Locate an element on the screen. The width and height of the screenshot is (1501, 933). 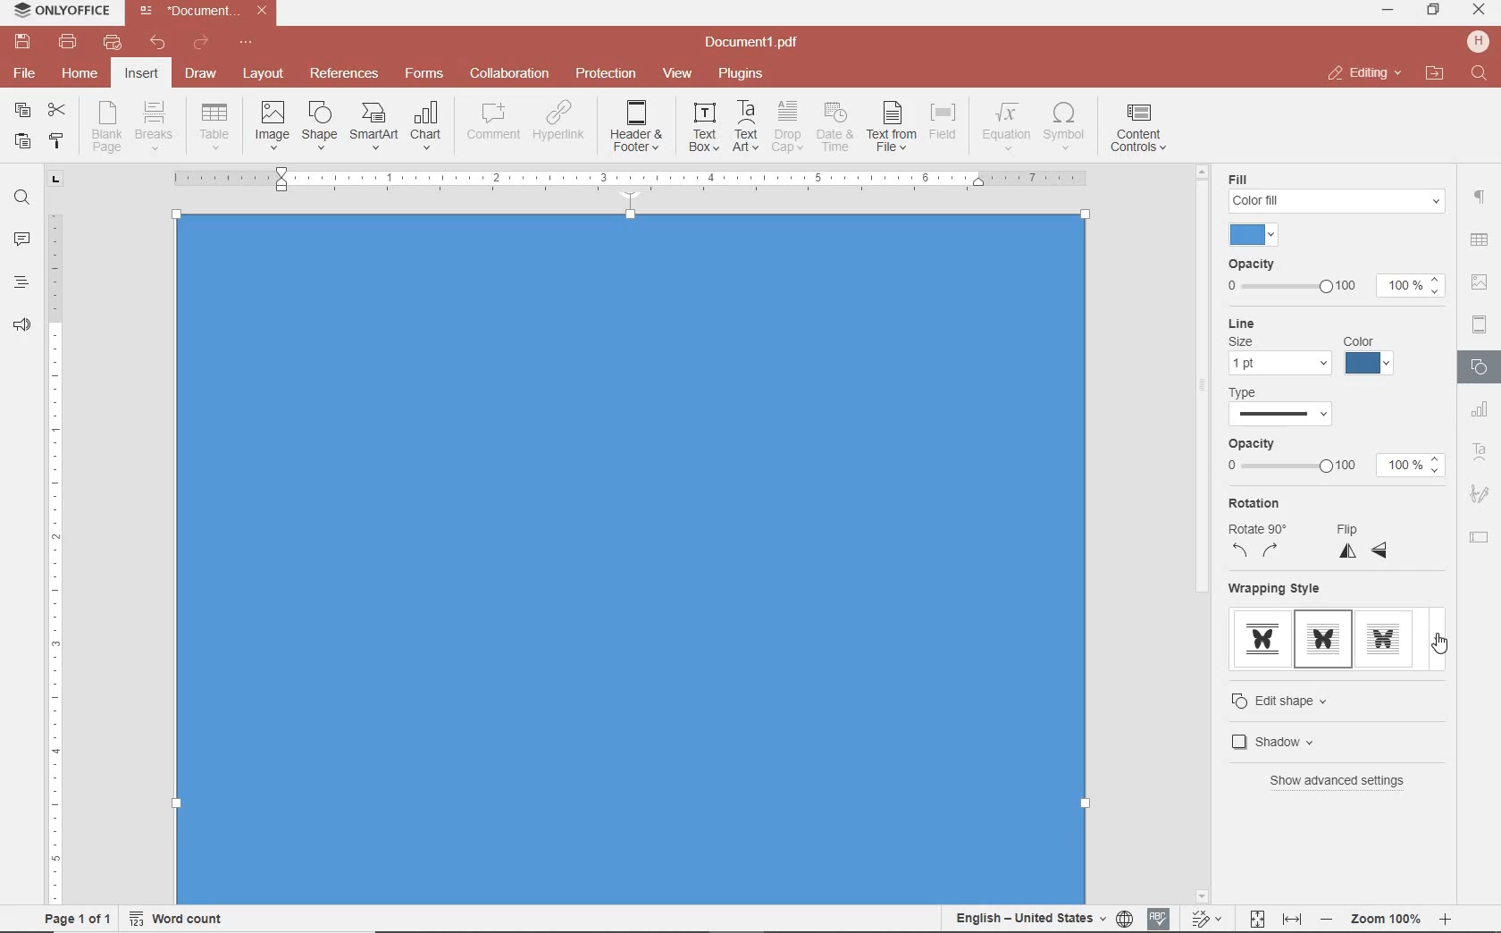
word count is located at coordinates (182, 919).